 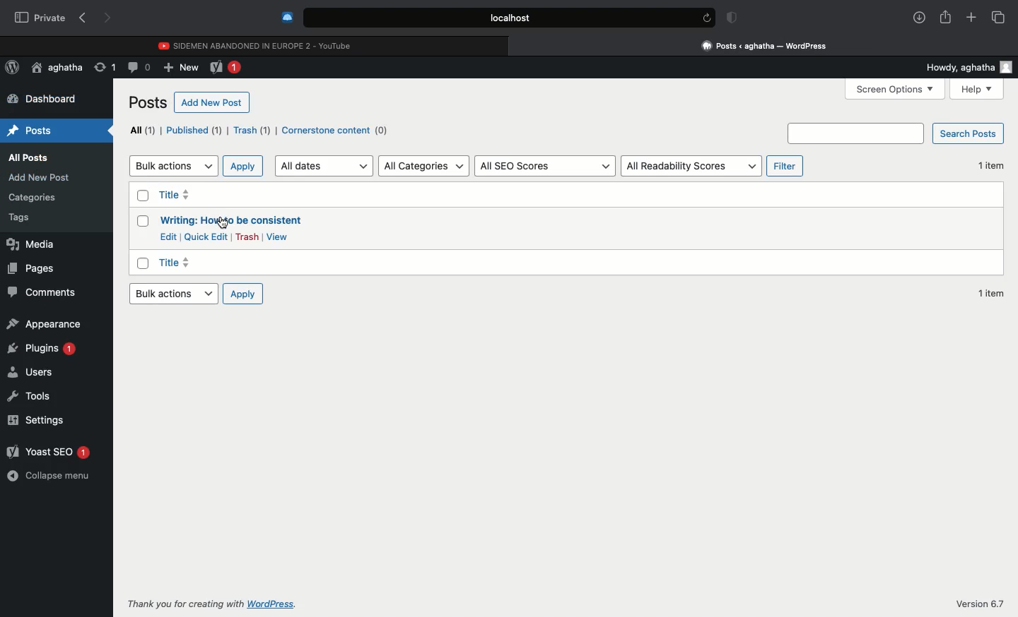 I want to click on New tab, so click(x=971, y=18).